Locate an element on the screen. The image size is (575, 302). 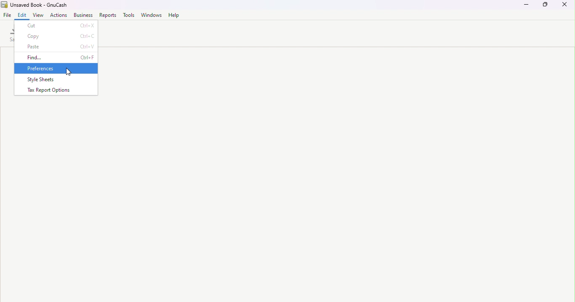
file name is located at coordinates (35, 5).